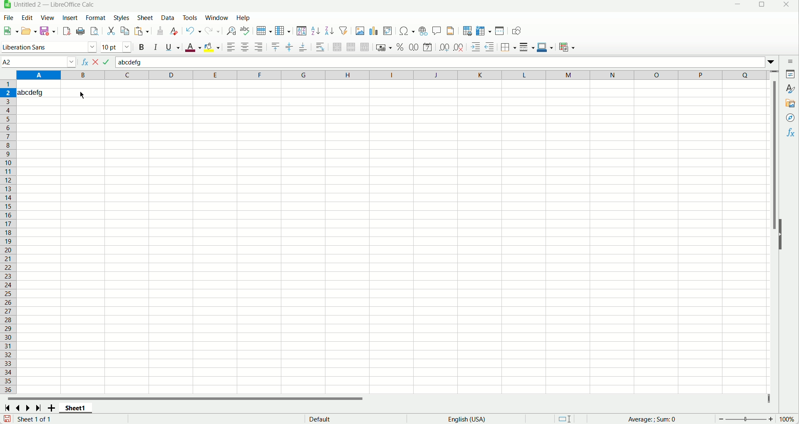 The height and width of the screenshot is (424, 799). Describe the element at coordinates (194, 48) in the screenshot. I see `font color` at that location.